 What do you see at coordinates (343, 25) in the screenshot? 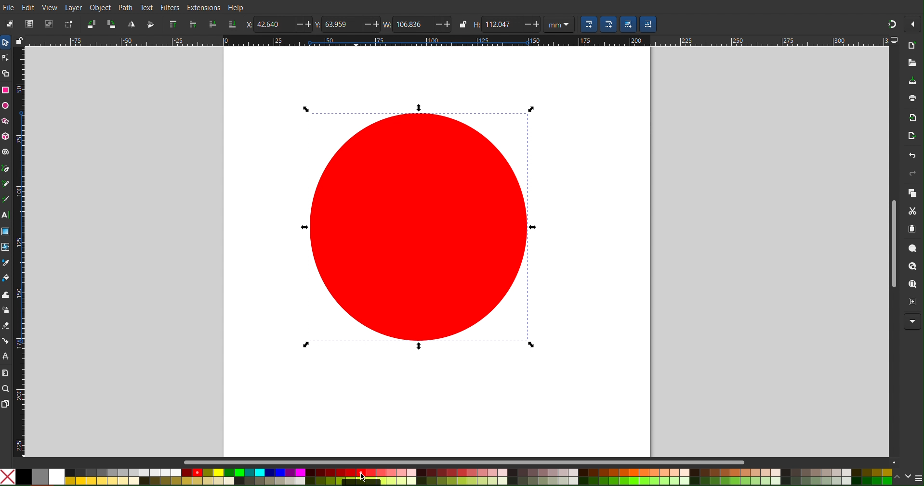
I see `63` at bounding box center [343, 25].